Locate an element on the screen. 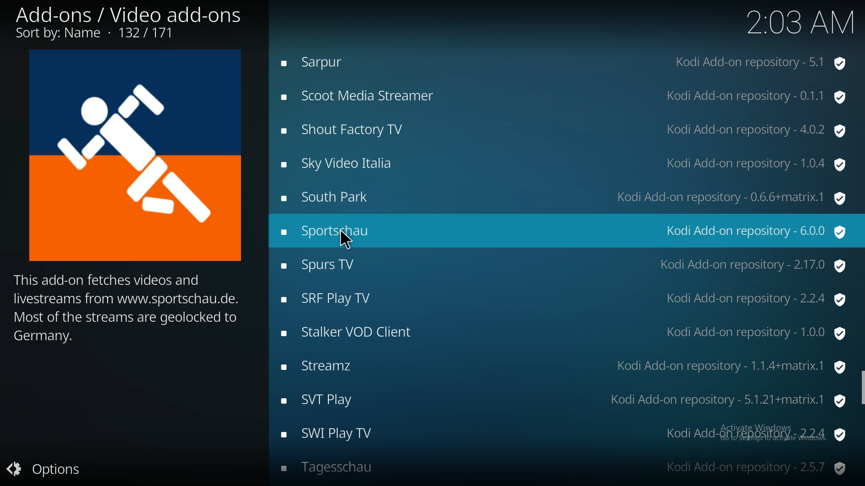 Image resolution: width=865 pixels, height=486 pixels. south park is located at coordinates (566, 197).